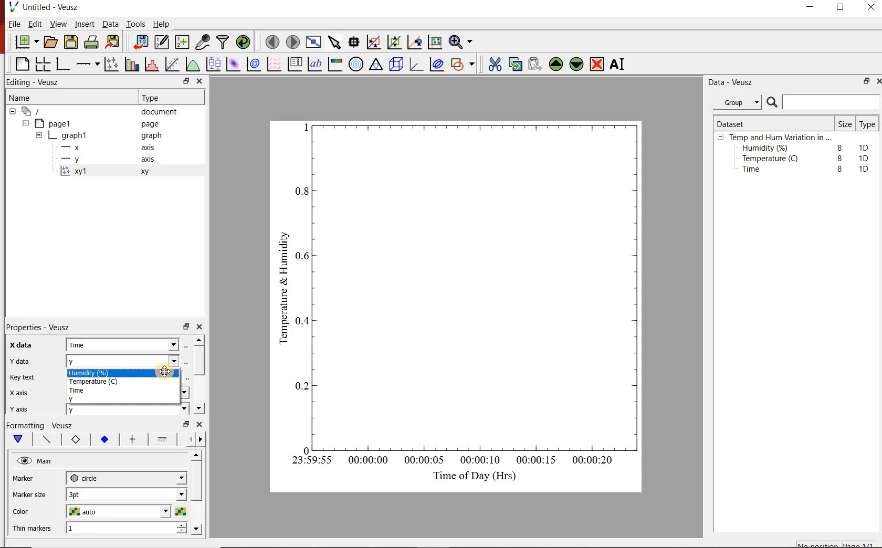 The height and width of the screenshot is (548, 882). I want to click on click to zoom out of graph axes, so click(395, 43).